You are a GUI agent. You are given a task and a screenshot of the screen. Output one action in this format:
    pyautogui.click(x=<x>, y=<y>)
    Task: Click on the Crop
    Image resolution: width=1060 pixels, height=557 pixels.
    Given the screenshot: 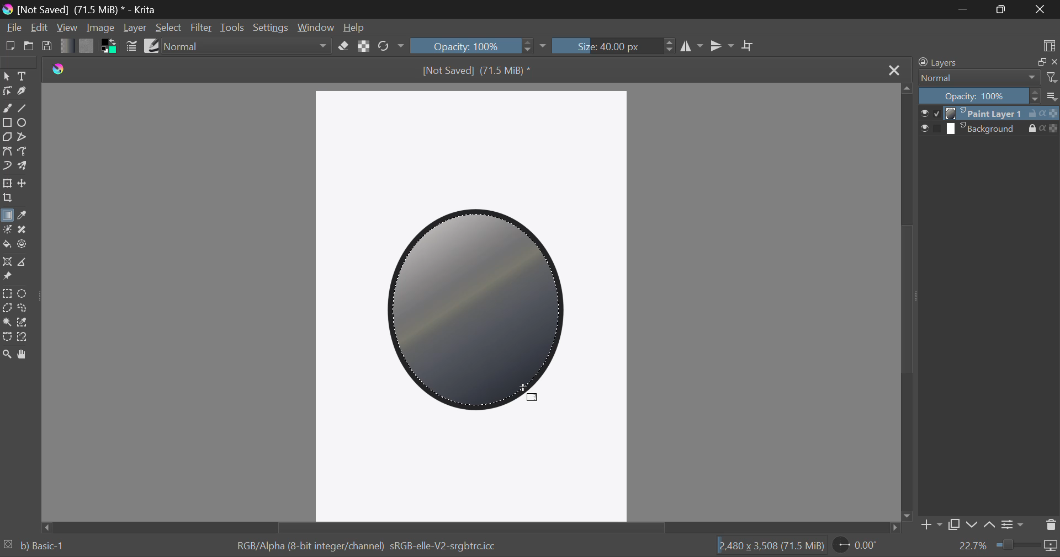 What is the action you would take?
    pyautogui.click(x=748, y=46)
    